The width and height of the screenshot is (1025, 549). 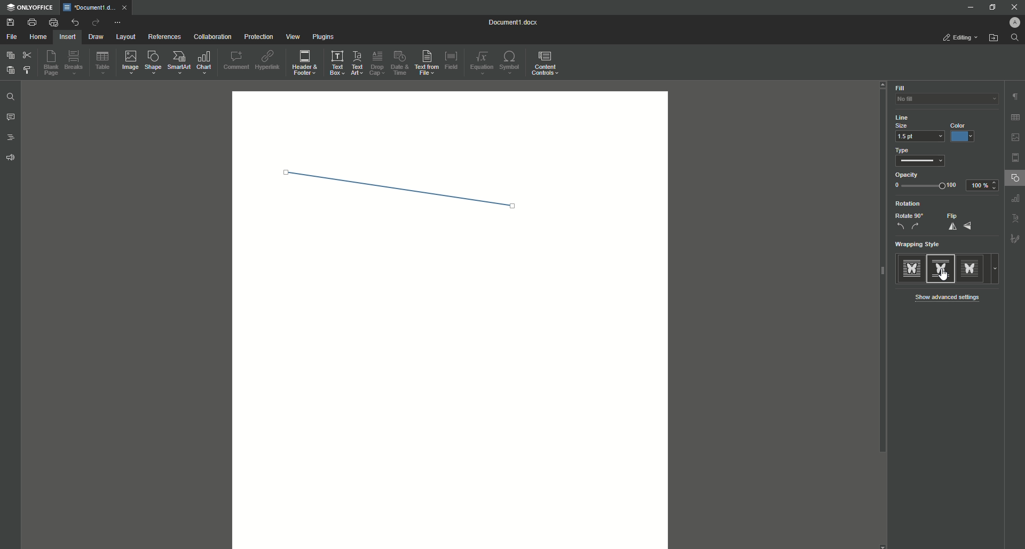 What do you see at coordinates (546, 64) in the screenshot?
I see `Content Controls` at bounding box center [546, 64].